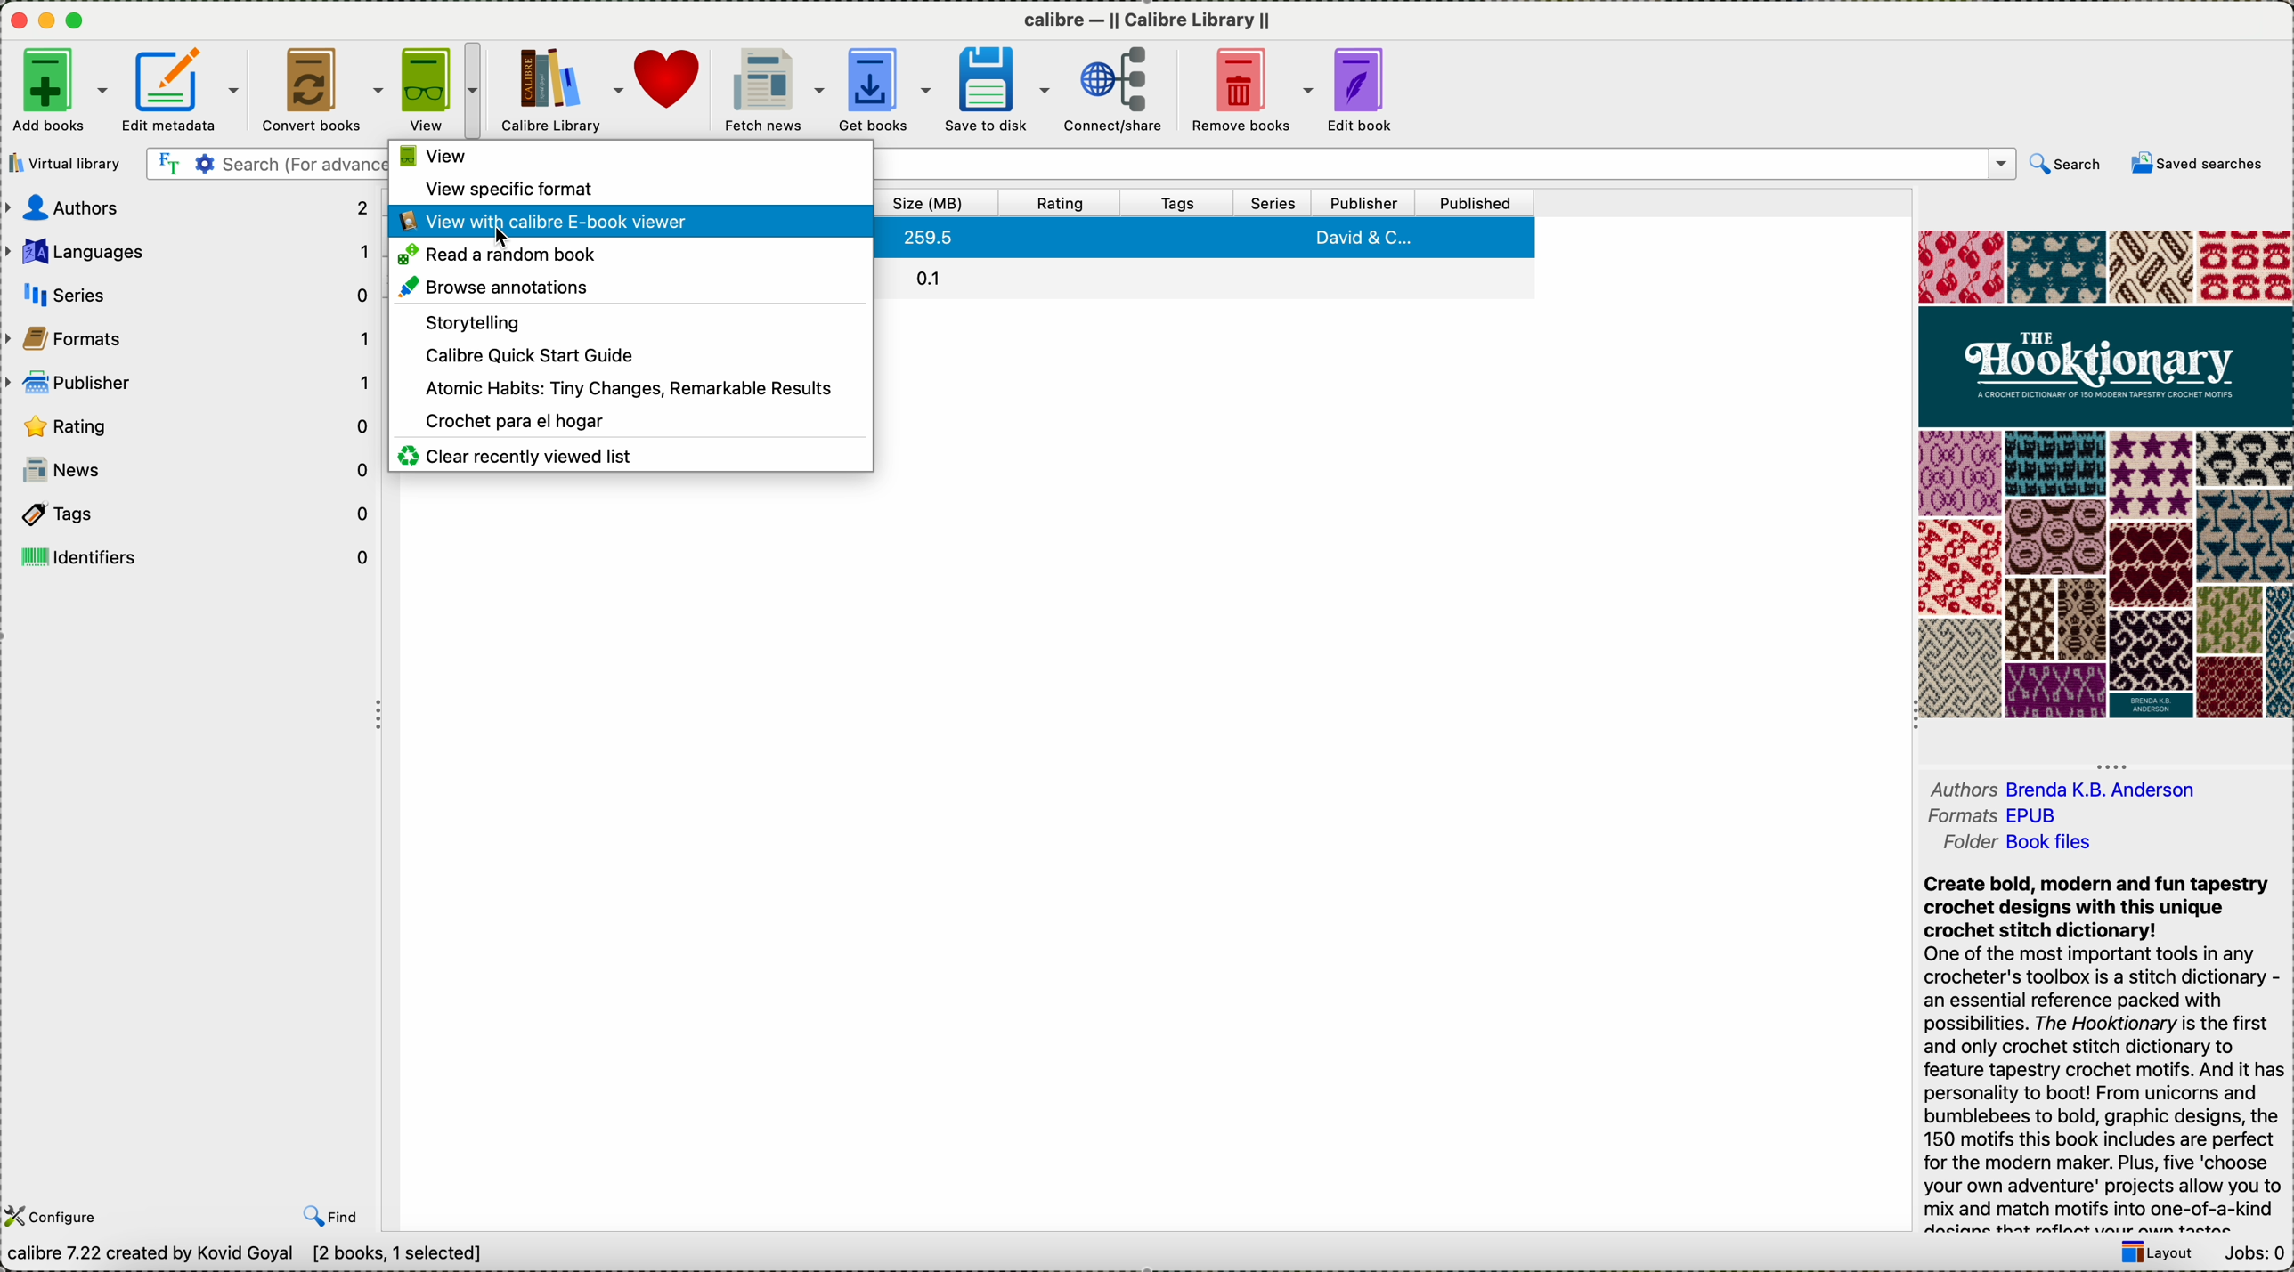 This screenshot has height=1272, width=2294. I want to click on Jobs: 0, so click(2256, 1255).